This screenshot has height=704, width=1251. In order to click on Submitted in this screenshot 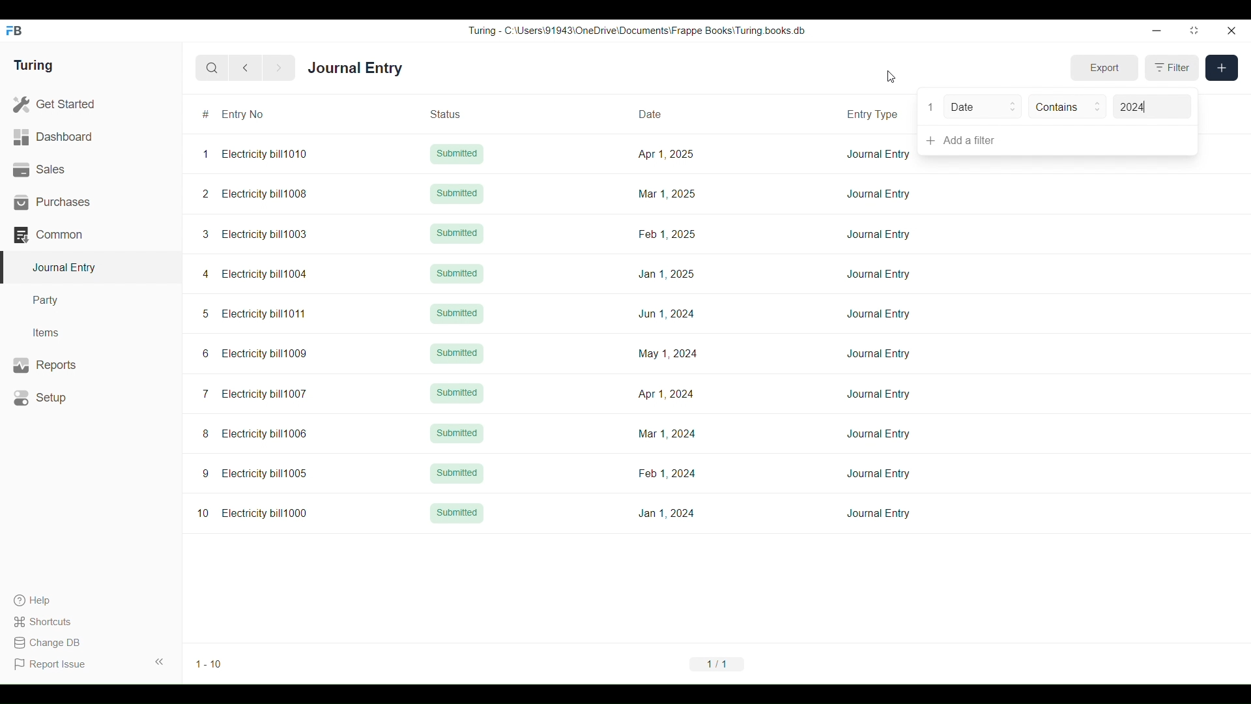, I will do `click(457, 234)`.